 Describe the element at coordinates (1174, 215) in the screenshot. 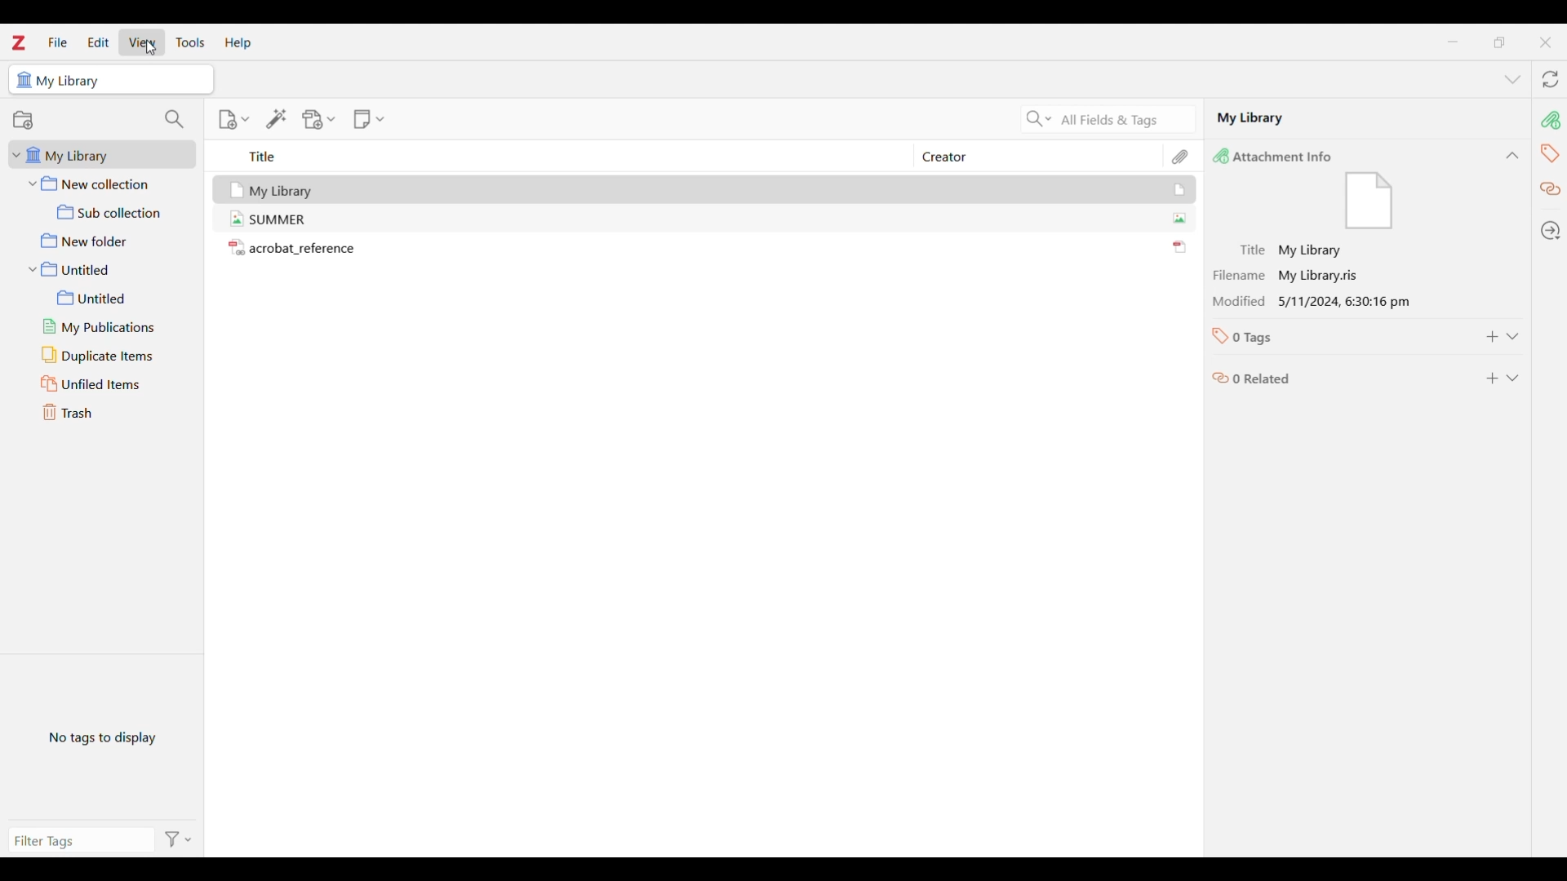

I see `image` at that location.